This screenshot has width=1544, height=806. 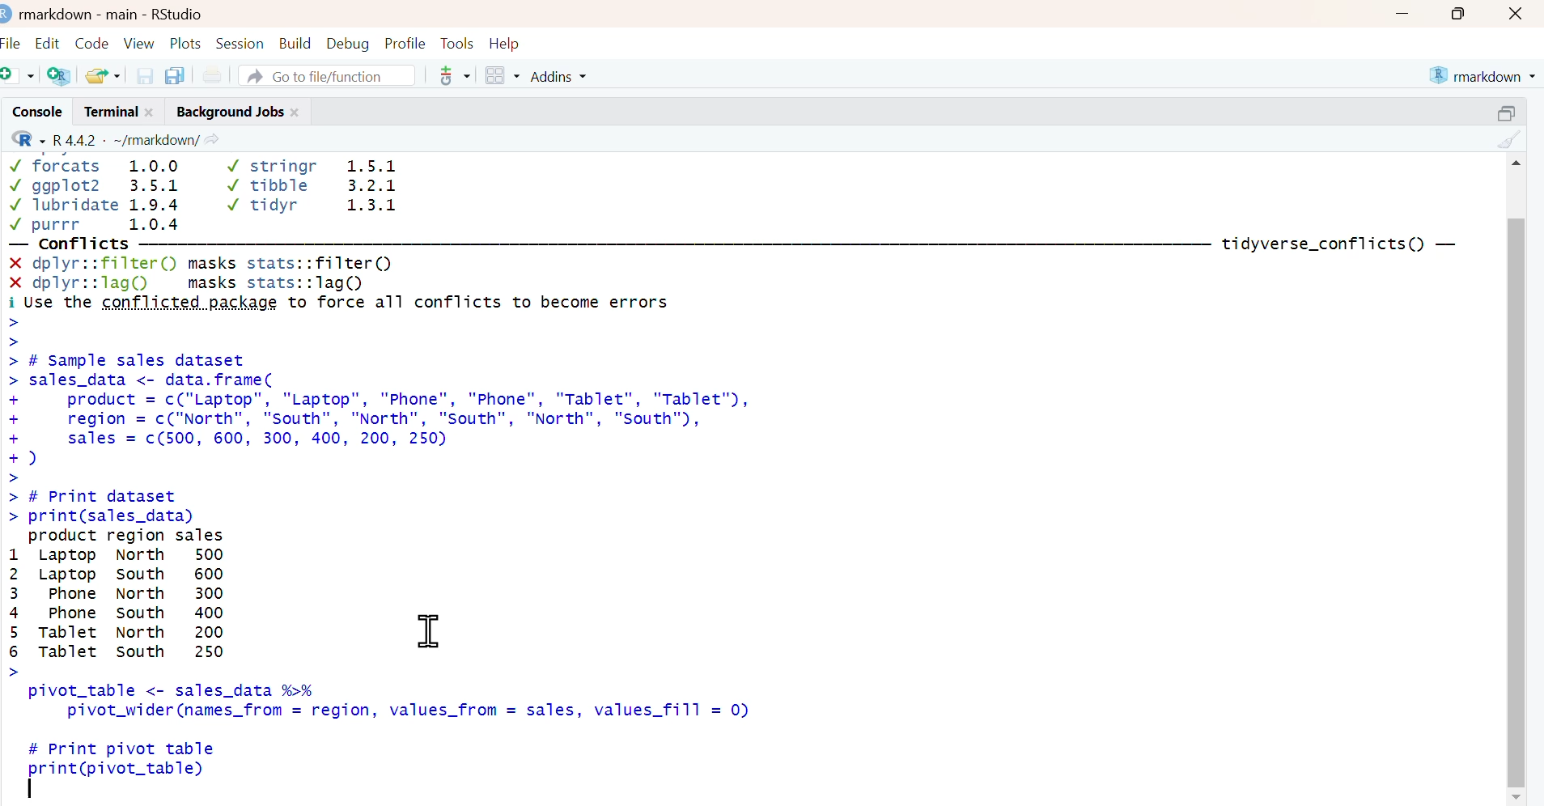 What do you see at coordinates (1485, 74) in the screenshot?
I see `markdown` at bounding box center [1485, 74].